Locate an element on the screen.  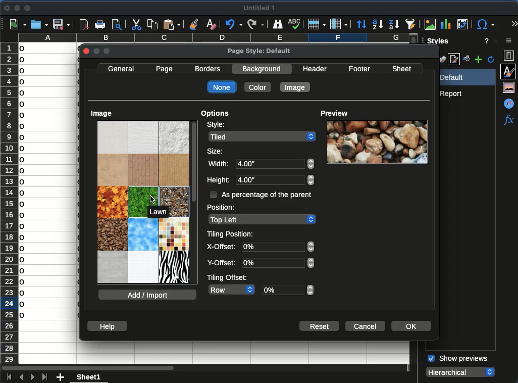
row is located at coordinates (232, 289).